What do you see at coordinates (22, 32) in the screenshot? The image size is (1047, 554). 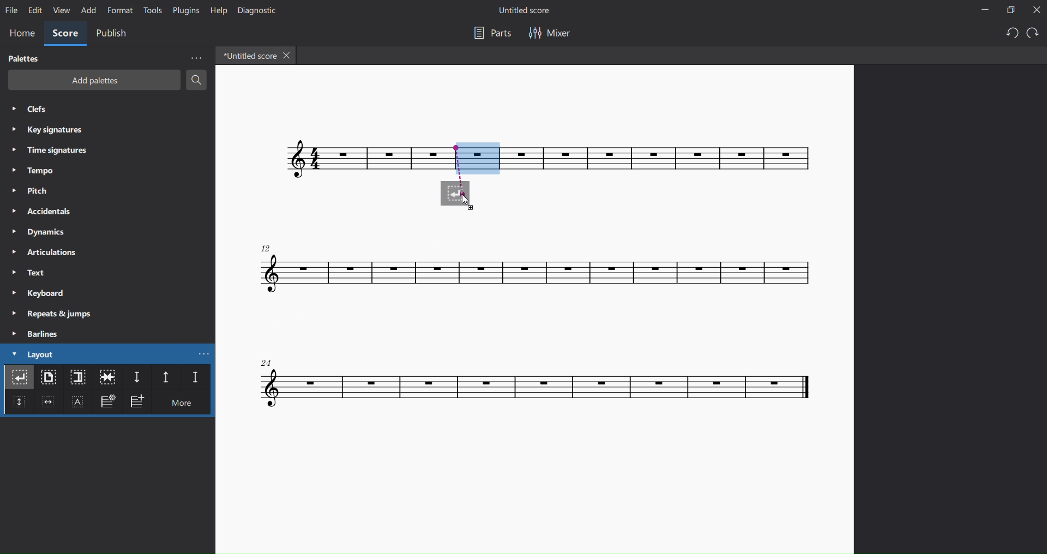 I see `home` at bounding box center [22, 32].